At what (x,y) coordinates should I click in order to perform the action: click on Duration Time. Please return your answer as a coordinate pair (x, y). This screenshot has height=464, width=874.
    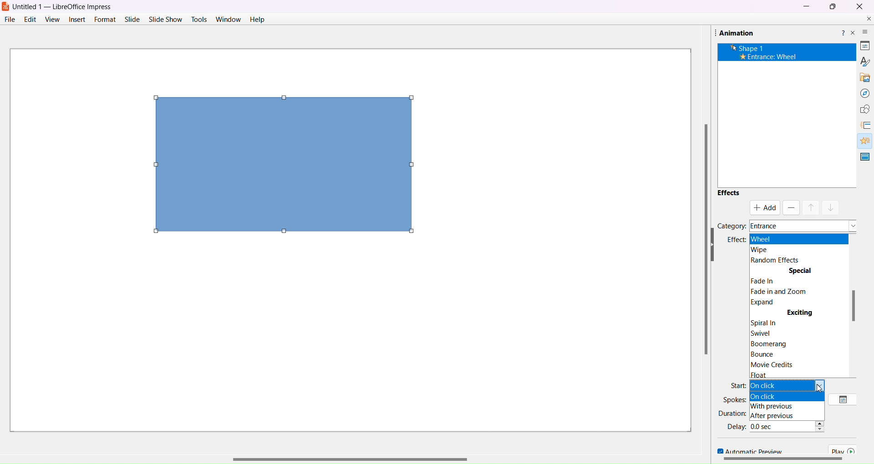
    Looking at the image, I should click on (783, 412).